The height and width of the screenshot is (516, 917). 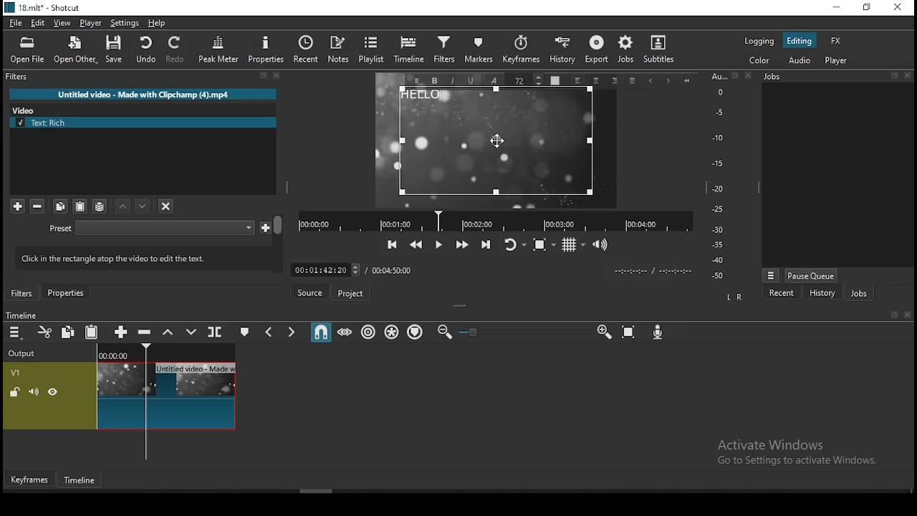 What do you see at coordinates (24, 351) in the screenshot?
I see `Output` at bounding box center [24, 351].